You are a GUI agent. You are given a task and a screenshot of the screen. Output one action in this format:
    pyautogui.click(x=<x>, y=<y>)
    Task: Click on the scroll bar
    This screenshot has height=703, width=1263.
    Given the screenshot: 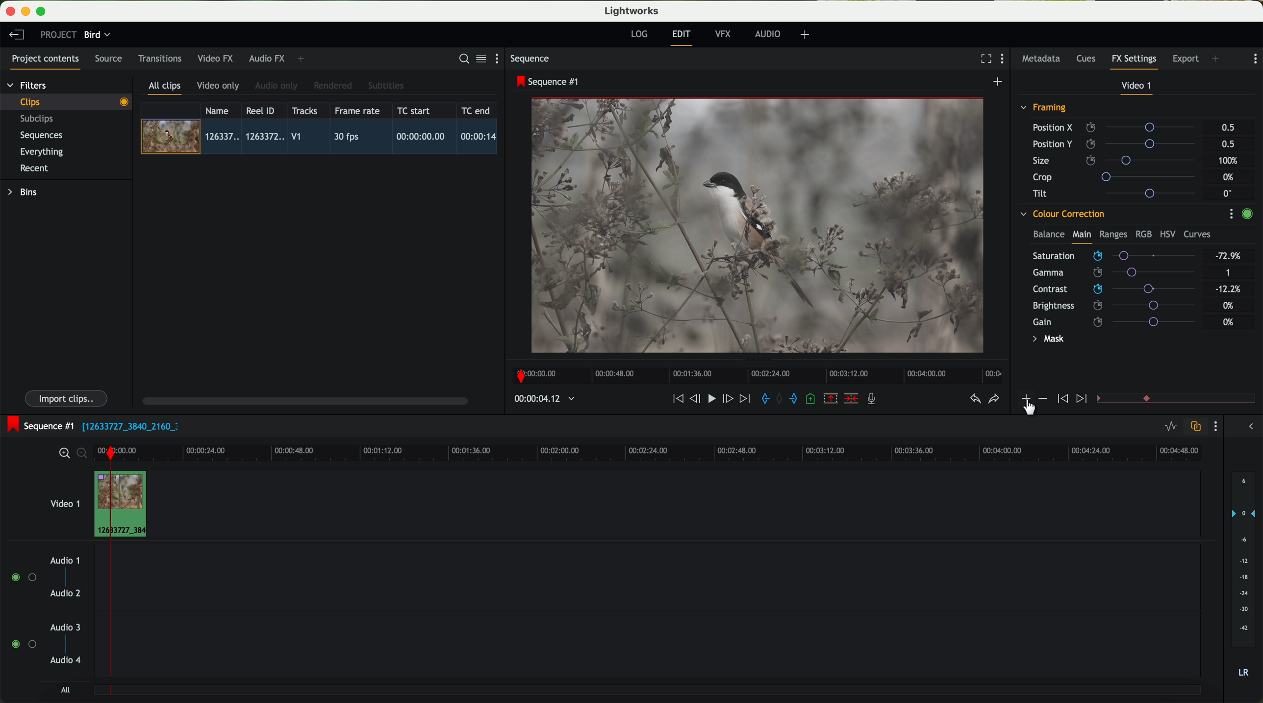 What is the action you would take?
    pyautogui.click(x=304, y=400)
    